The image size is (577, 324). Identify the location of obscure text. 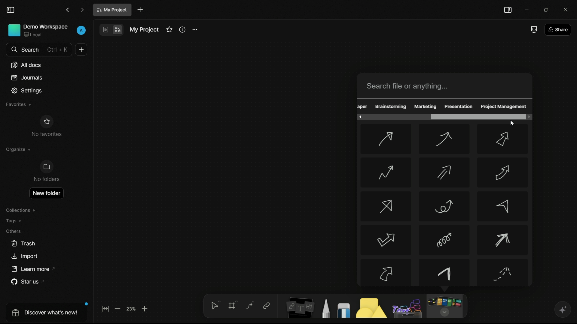
(362, 106).